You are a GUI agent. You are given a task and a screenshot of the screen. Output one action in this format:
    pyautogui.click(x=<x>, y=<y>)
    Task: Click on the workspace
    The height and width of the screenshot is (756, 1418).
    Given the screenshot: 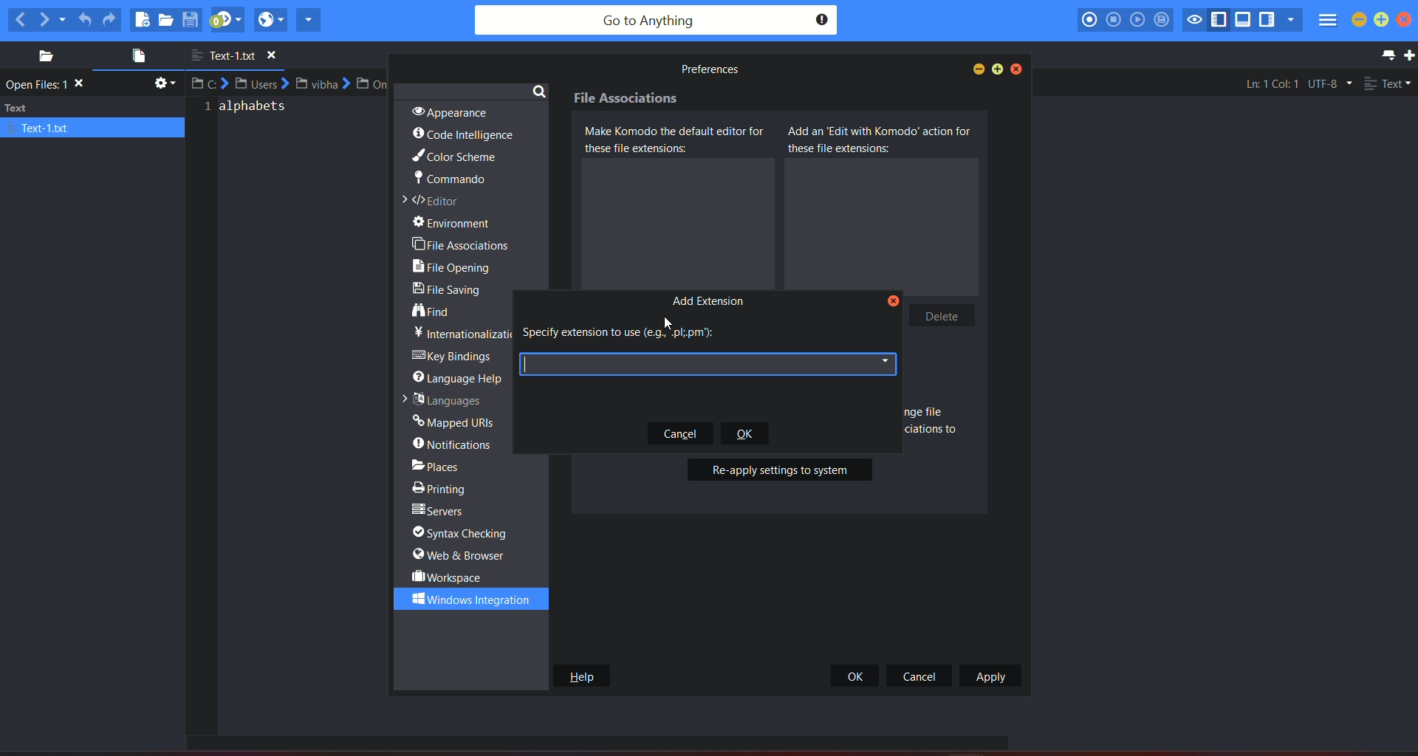 What is the action you would take?
    pyautogui.click(x=449, y=577)
    